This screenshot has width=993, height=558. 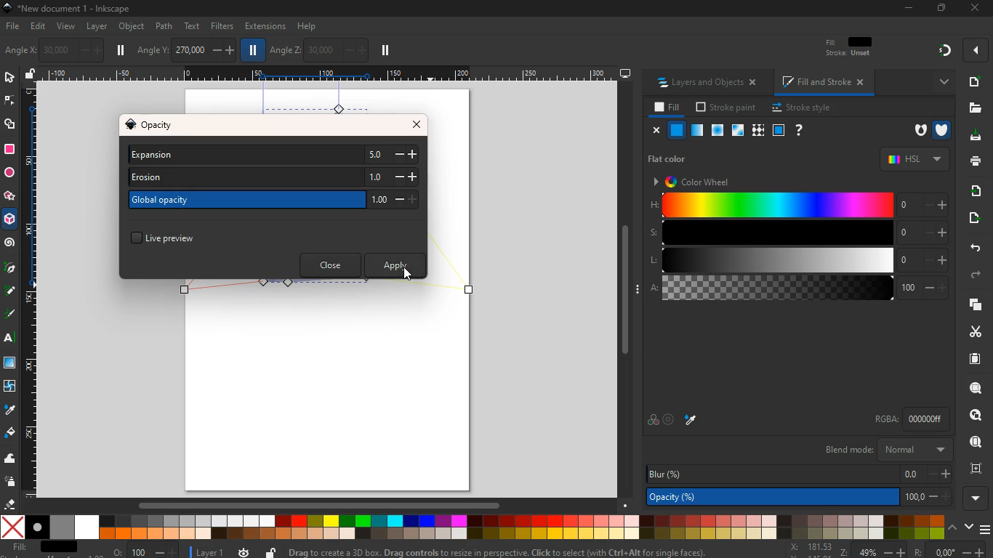 I want to click on inkscape, so click(x=79, y=9).